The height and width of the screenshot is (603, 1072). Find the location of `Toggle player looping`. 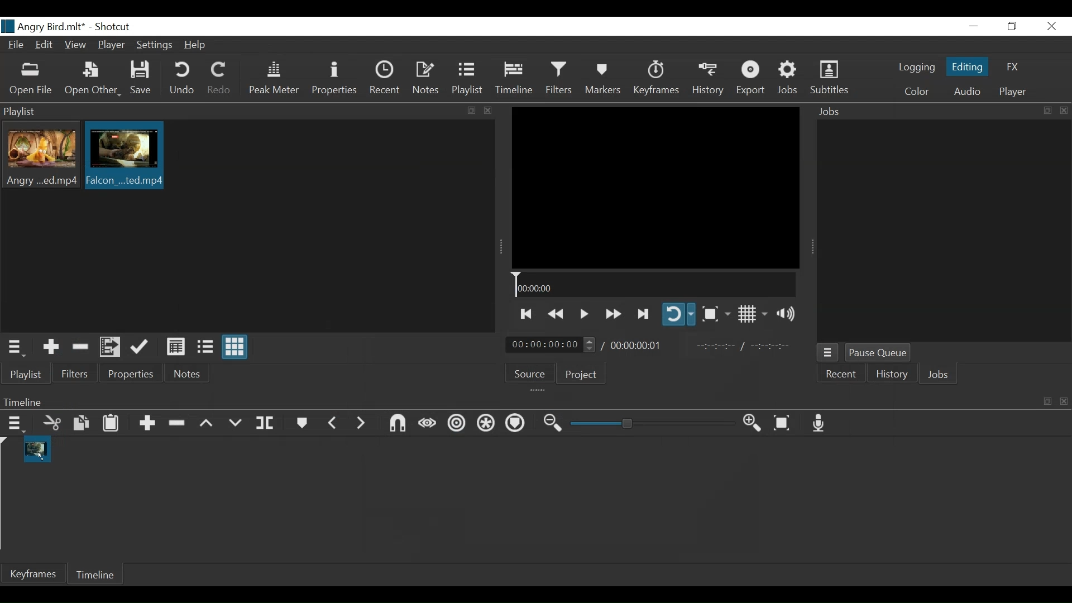

Toggle player looping is located at coordinates (678, 314).